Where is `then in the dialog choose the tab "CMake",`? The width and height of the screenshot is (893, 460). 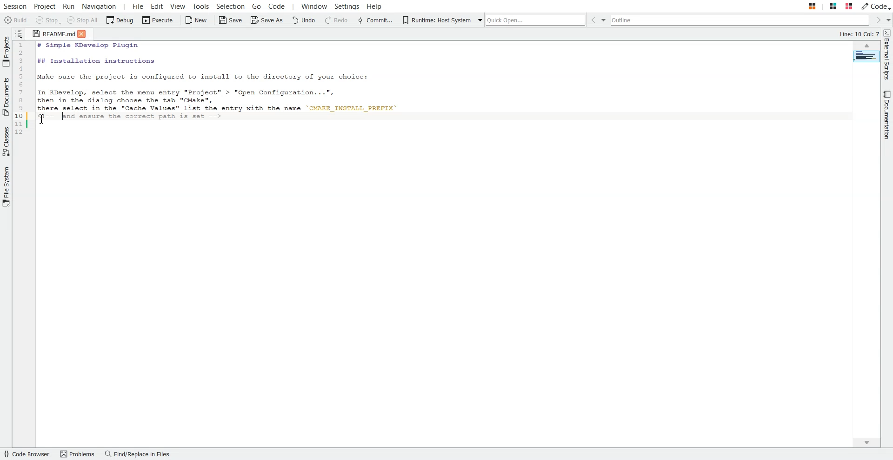
then in the dialog choose the tab "CMake", is located at coordinates (131, 100).